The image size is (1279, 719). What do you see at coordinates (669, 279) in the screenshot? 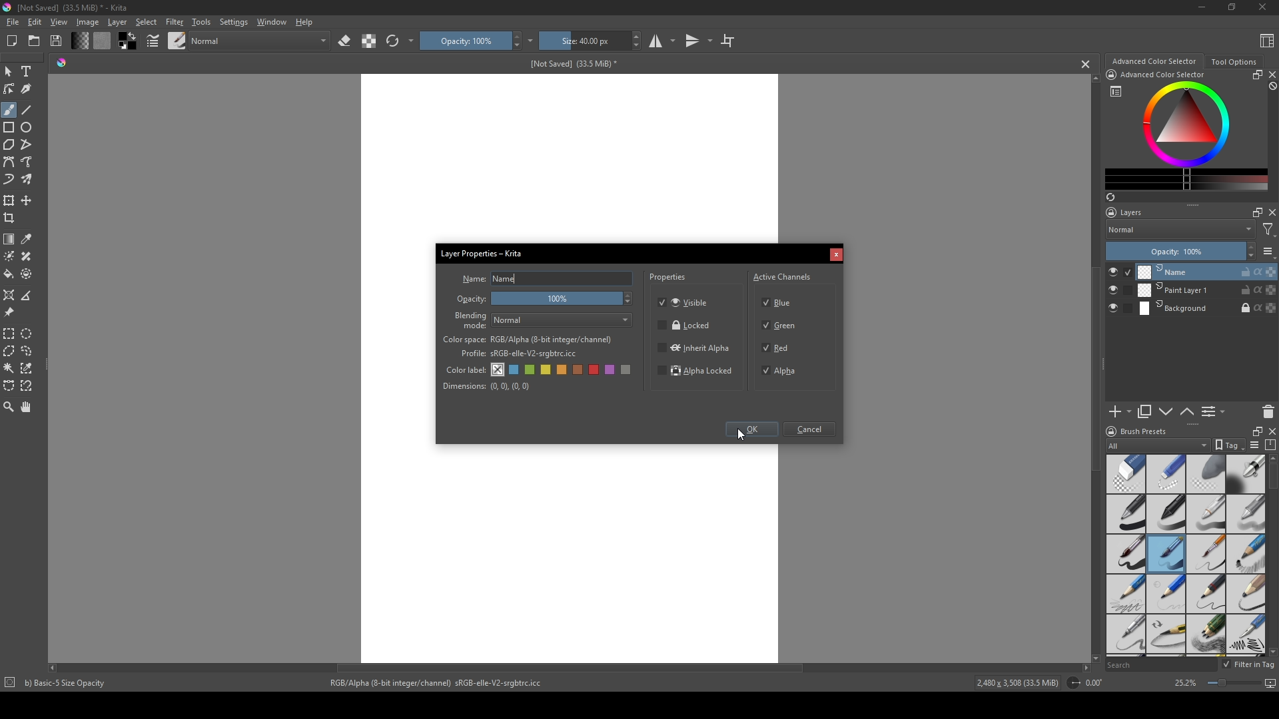
I see `properties` at bounding box center [669, 279].